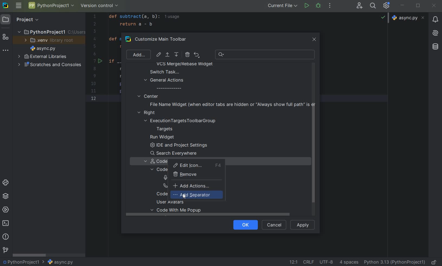 The height and width of the screenshot is (266, 442). What do you see at coordinates (164, 40) in the screenshot?
I see `CUSTOMIZE MAIN TOOLBAR` at bounding box center [164, 40].